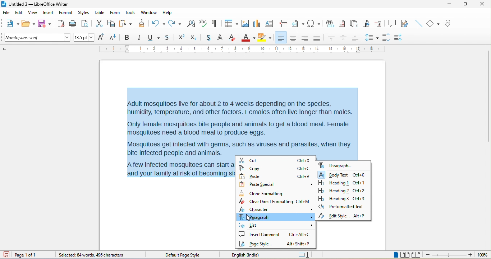 The width and height of the screenshot is (491, 259). What do you see at coordinates (299, 234) in the screenshot?
I see `shortcut key` at bounding box center [299, 234].